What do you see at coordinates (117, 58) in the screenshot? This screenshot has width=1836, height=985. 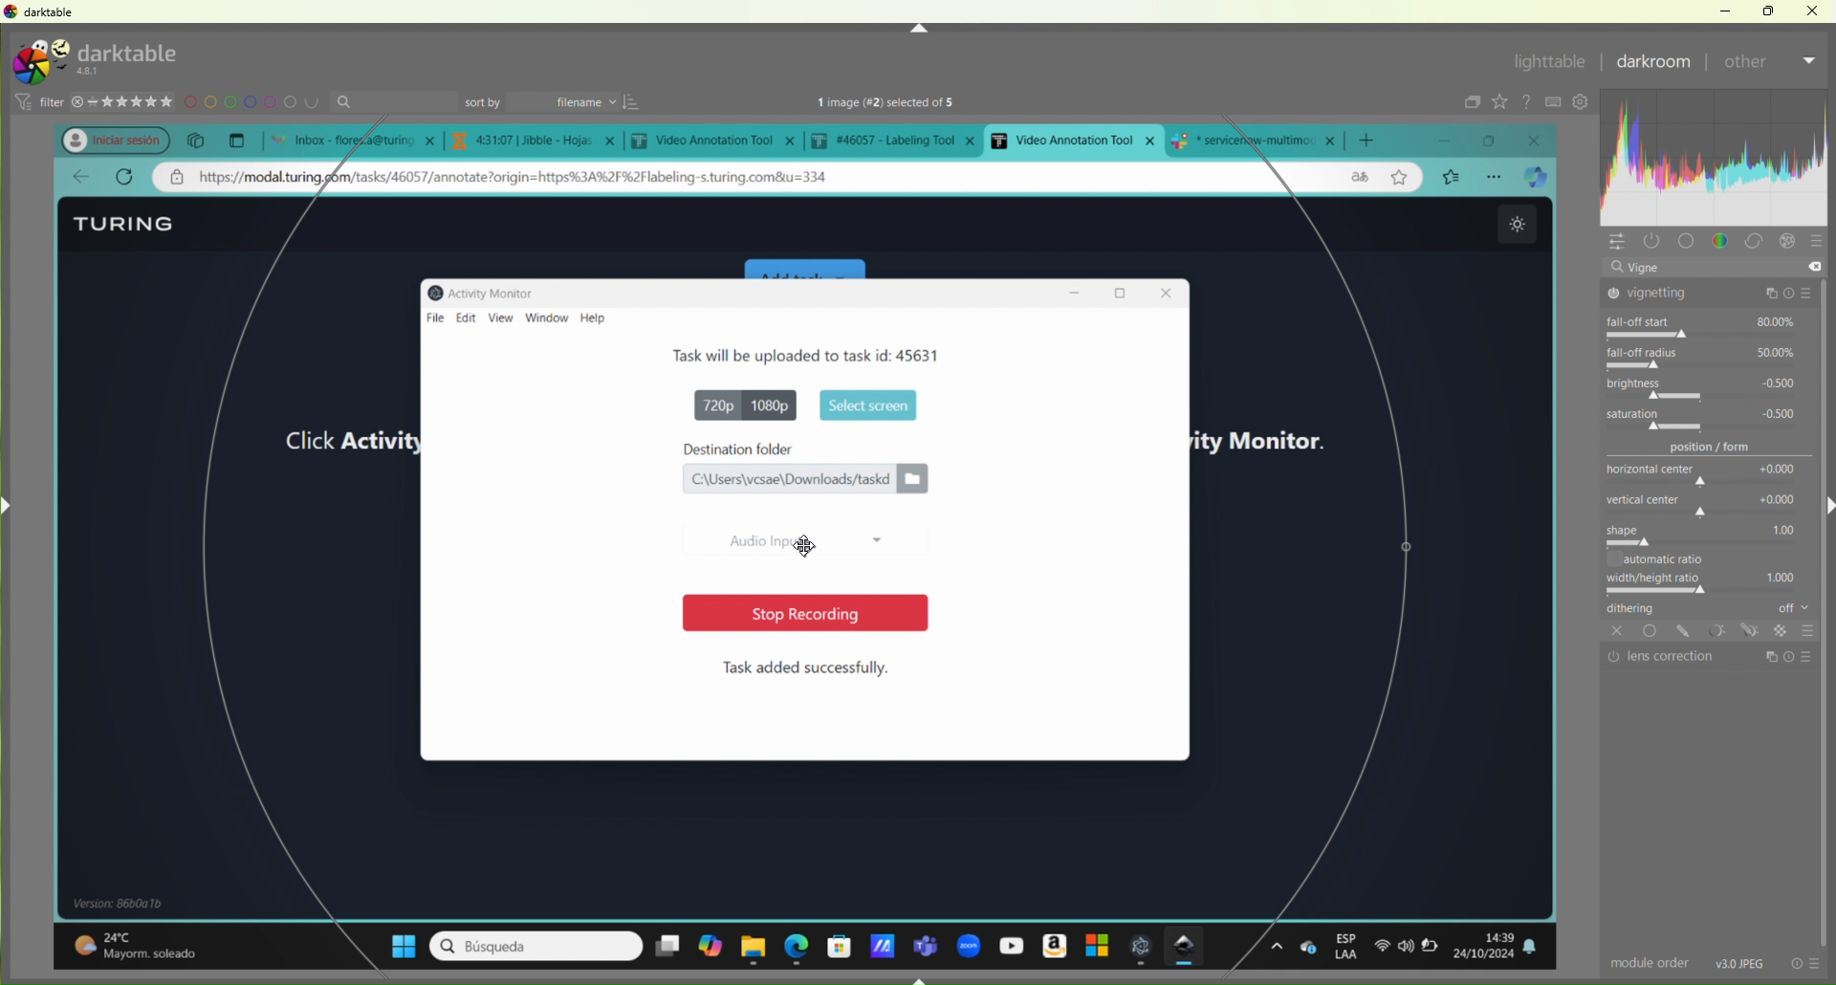 I see `turing` at bounding box center [117, 58].